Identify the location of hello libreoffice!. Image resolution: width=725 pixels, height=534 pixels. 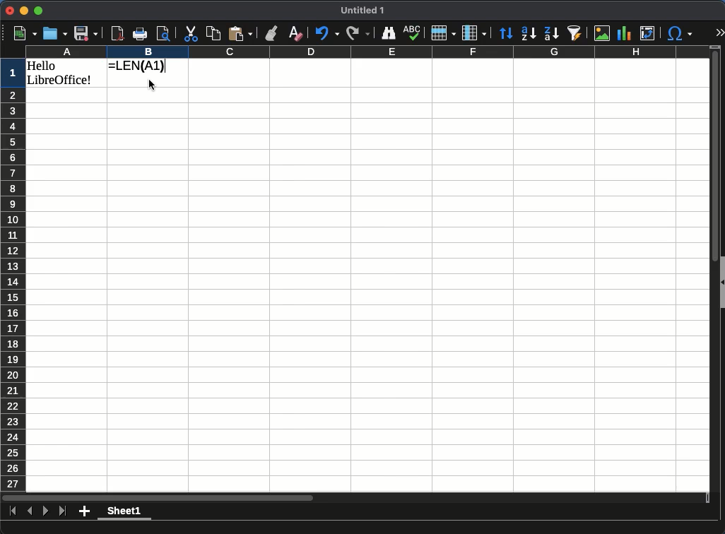
(62, 73).